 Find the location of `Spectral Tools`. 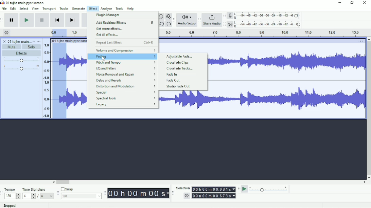

Spectral Tools is located at coordinates (125, 98).